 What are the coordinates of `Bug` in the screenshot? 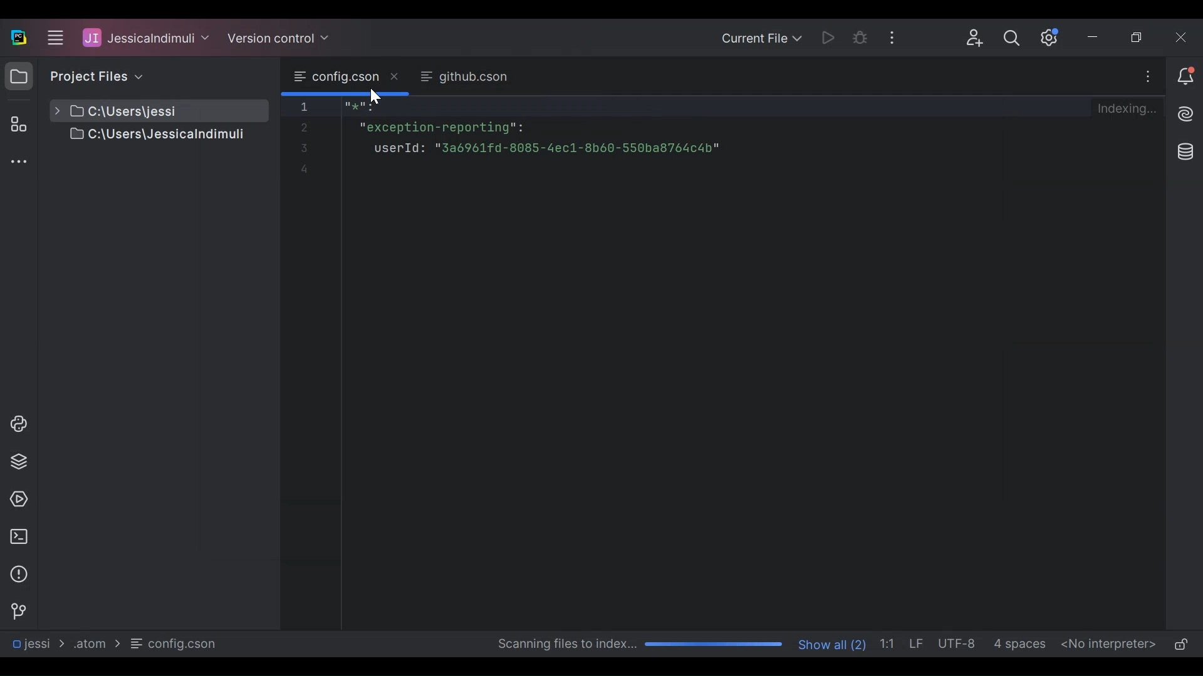 It's located at (860, 37).